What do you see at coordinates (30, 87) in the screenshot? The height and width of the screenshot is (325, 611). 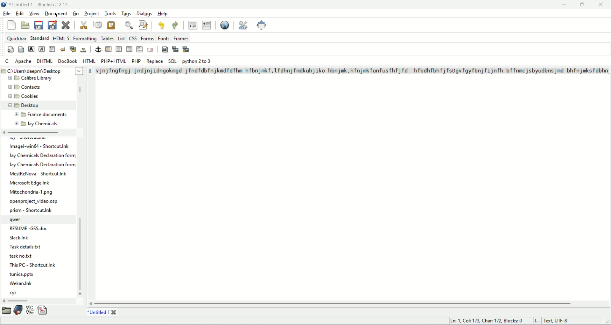 I see `Contacts` at bounding box center [30, 87].